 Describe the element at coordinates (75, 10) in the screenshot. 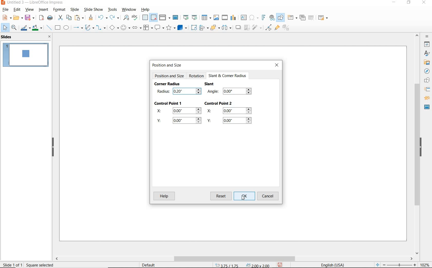

I see `slide` at that location.